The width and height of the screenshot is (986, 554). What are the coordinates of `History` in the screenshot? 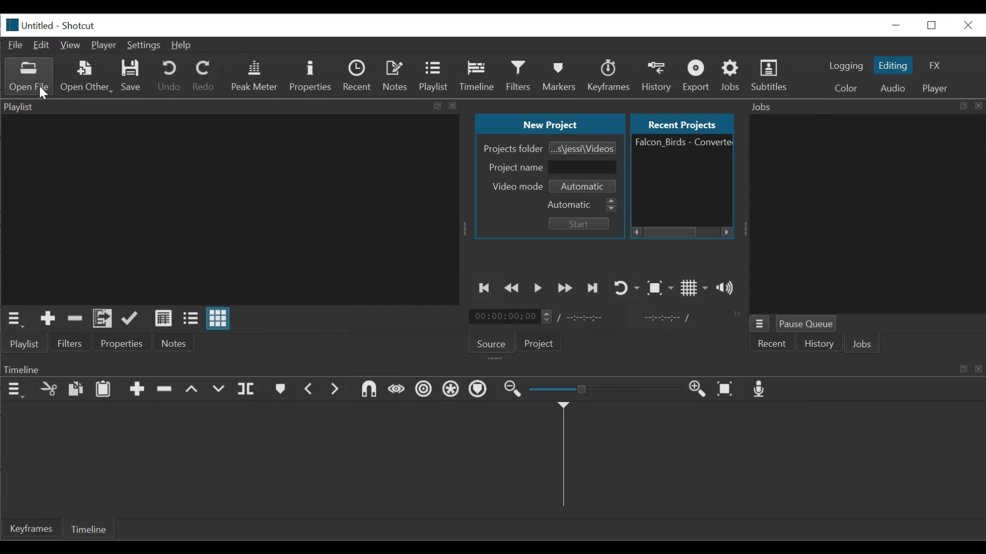 It's located at (658, 77).